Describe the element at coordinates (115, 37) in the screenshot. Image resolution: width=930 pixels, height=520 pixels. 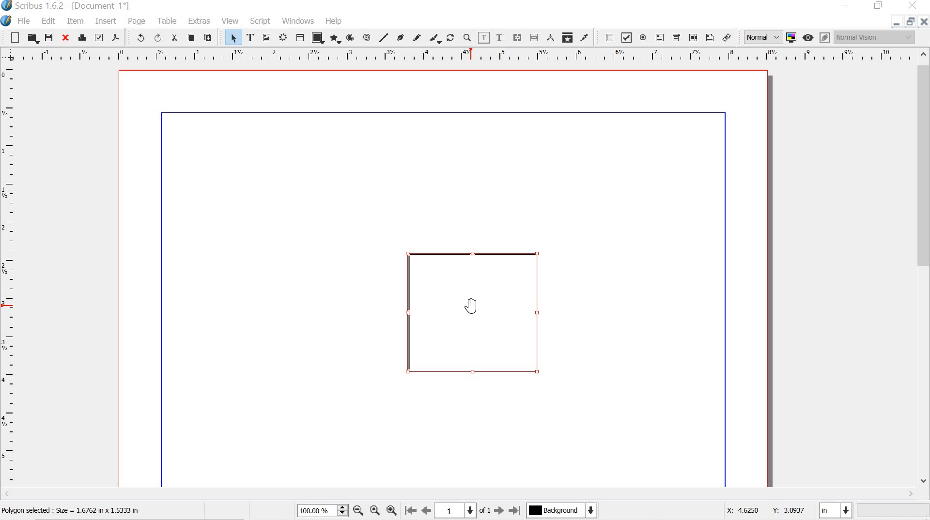
I see `save as pdf` at that location.